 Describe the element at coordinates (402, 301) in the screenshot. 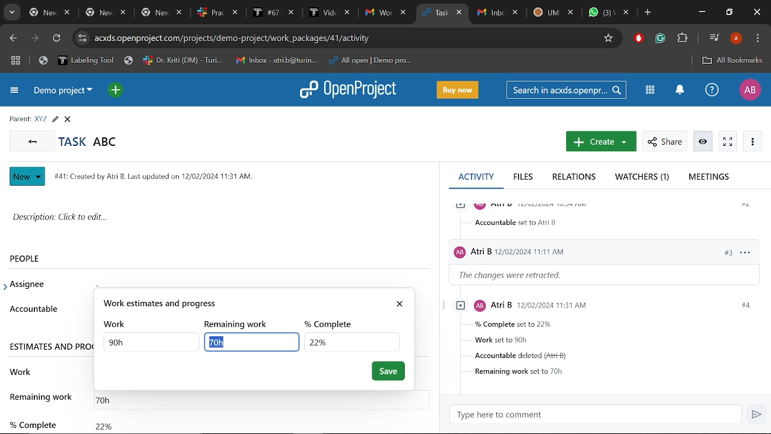

I see `close` at that location.